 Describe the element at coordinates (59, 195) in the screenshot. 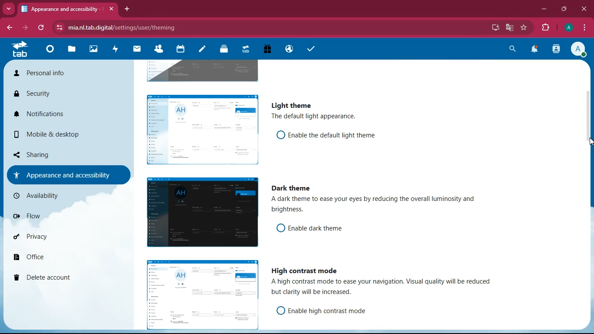

I see `availability` at that location.